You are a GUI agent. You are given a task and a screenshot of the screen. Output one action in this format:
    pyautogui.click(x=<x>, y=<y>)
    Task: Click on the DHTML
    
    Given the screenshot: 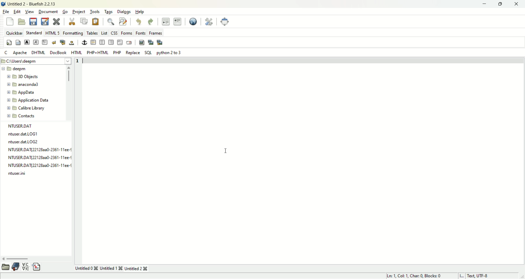 What is the action you would take?
    pyautogui.click(x=39, y=53)
    